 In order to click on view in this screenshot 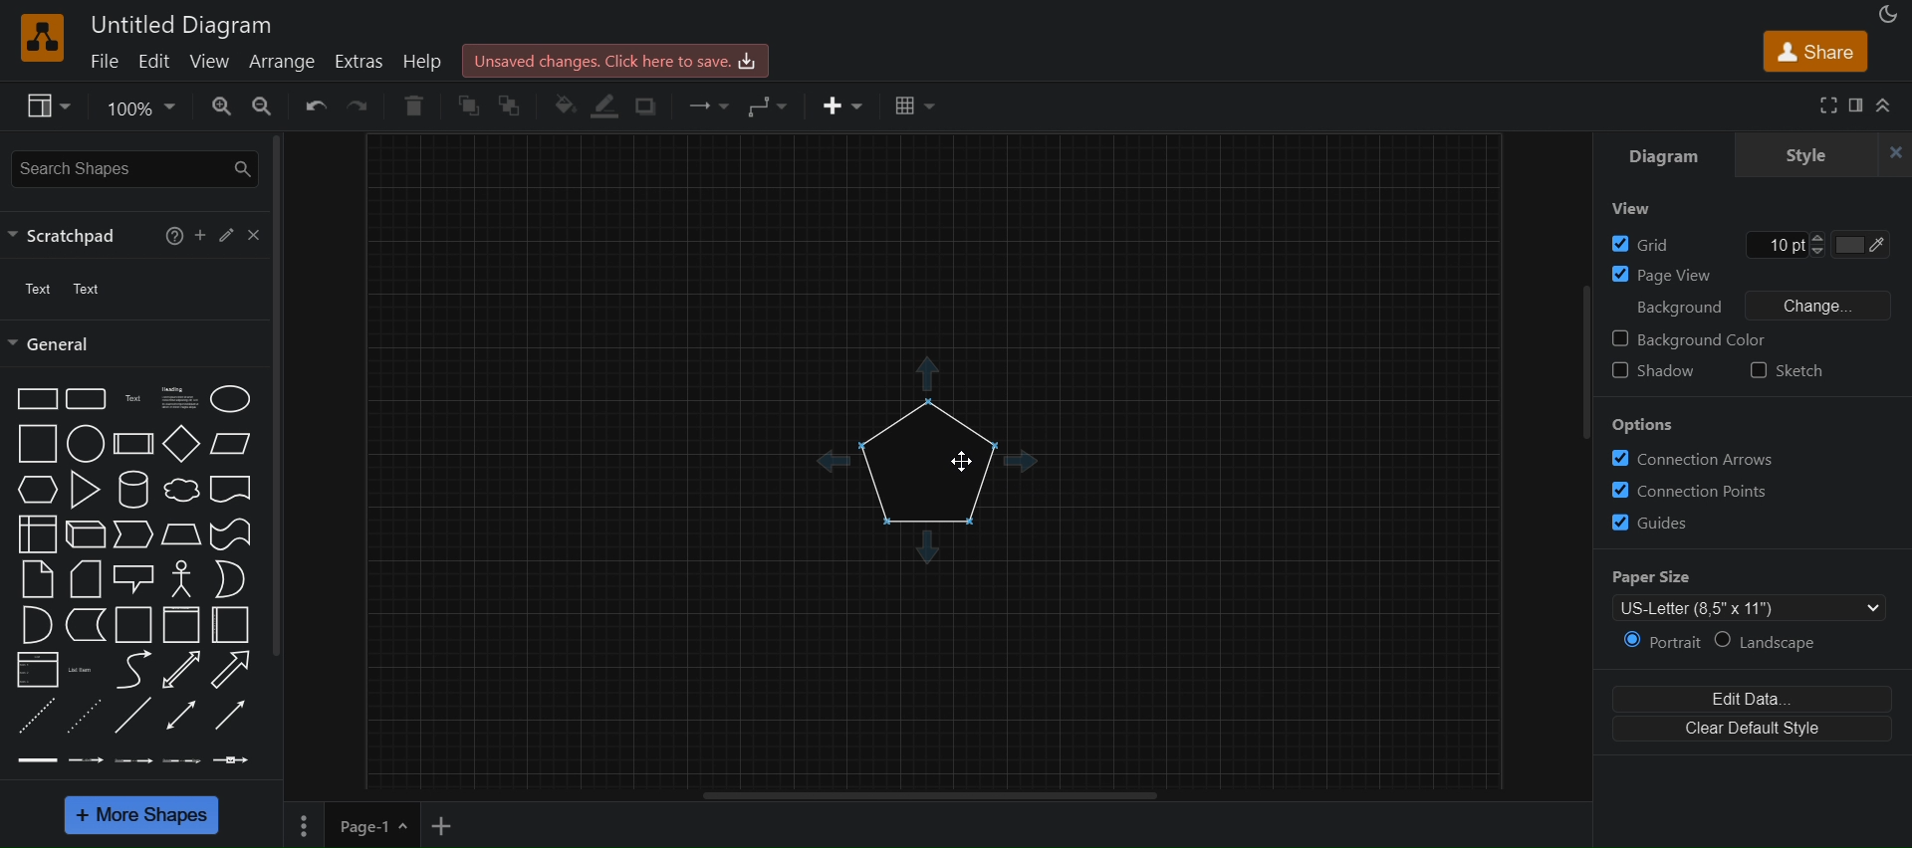, I will do `click(49, 106)`.